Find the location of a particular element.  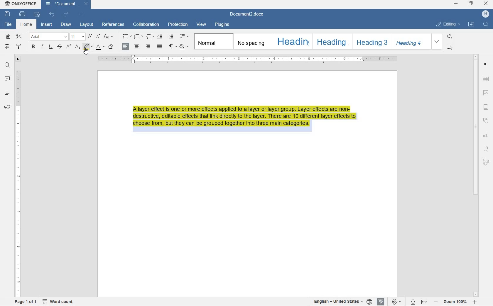

HEADING 1 is located at coordinates (292, 41).